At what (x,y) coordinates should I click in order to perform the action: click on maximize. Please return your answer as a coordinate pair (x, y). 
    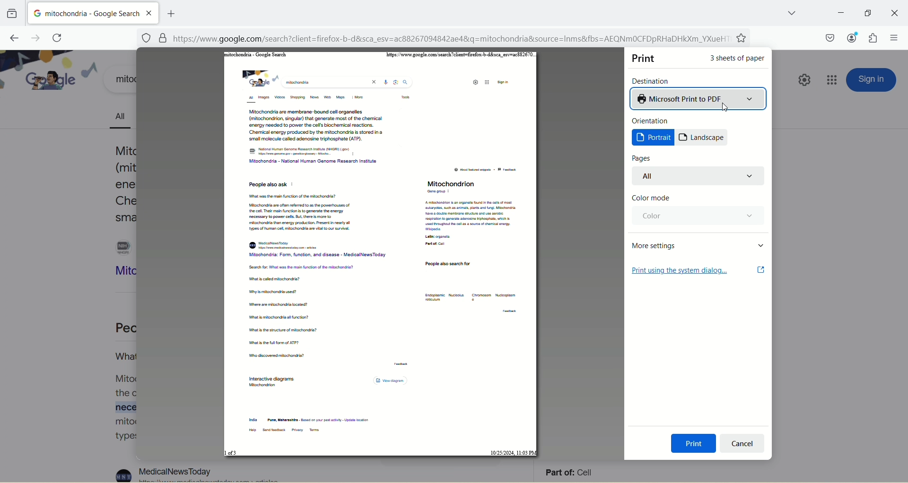
    Looking at the image, I should click on (866, 13).